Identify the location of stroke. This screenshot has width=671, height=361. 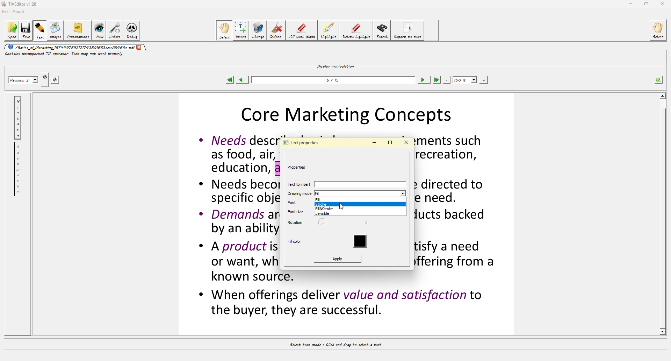
(323, 204).